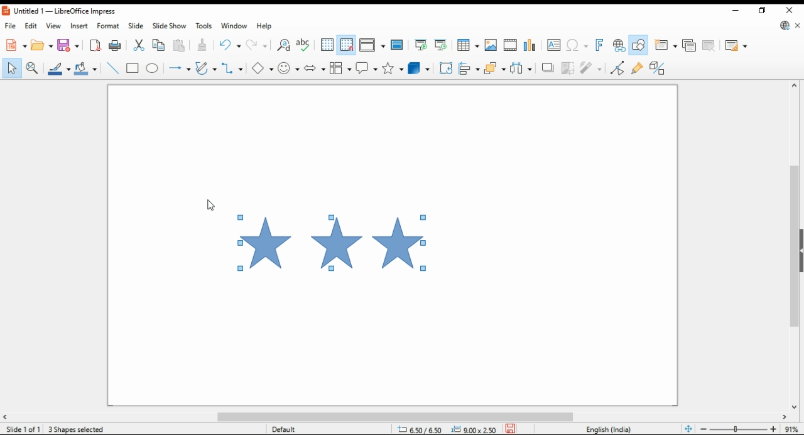 The height and width of the screenshot is (435, 804). Describe the element at coordinates (210, 205) in the screenshot. I see `cursor` at that location.